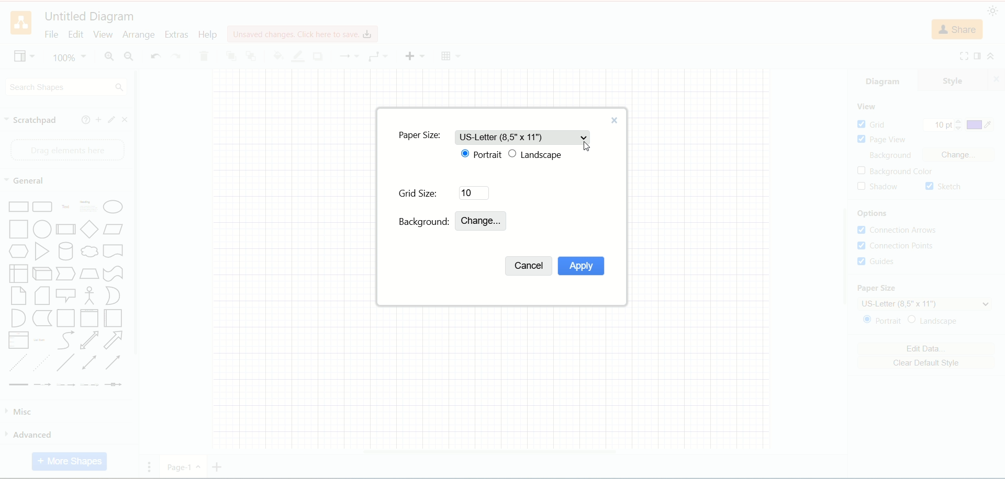 This screenshot has width=1005, height=479. What do you see at coordinates (926, 304) in the screenshot?
I see `US letter` at bounding box center [926, 304].